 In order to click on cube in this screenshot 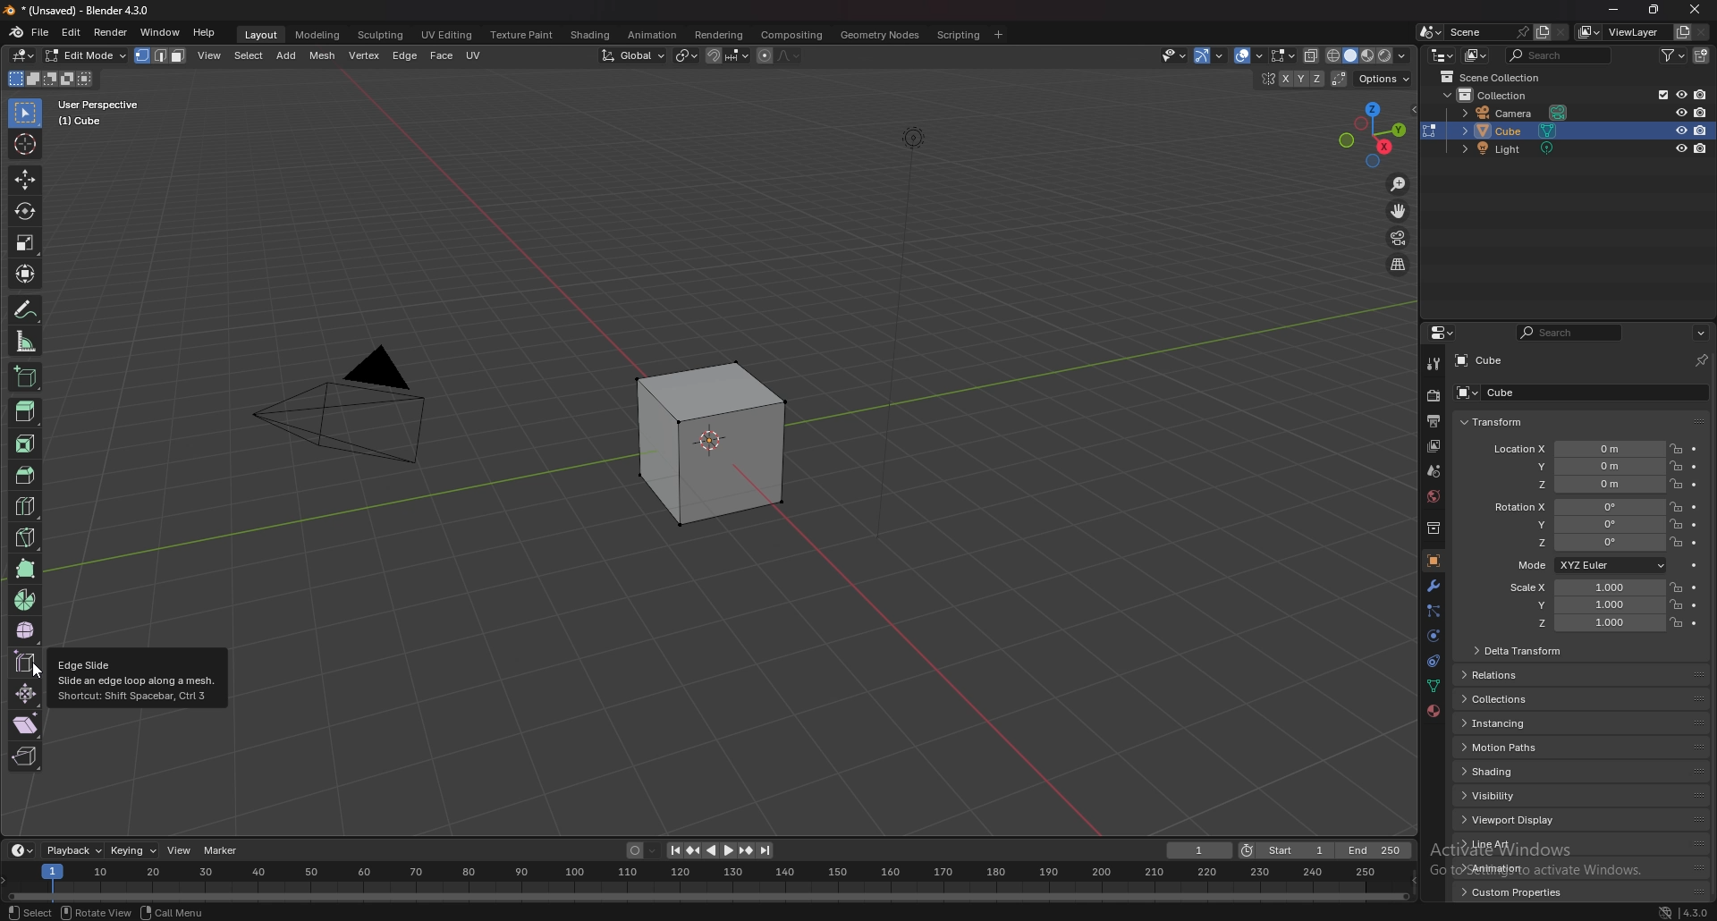, I will do `click(701, 441)`.